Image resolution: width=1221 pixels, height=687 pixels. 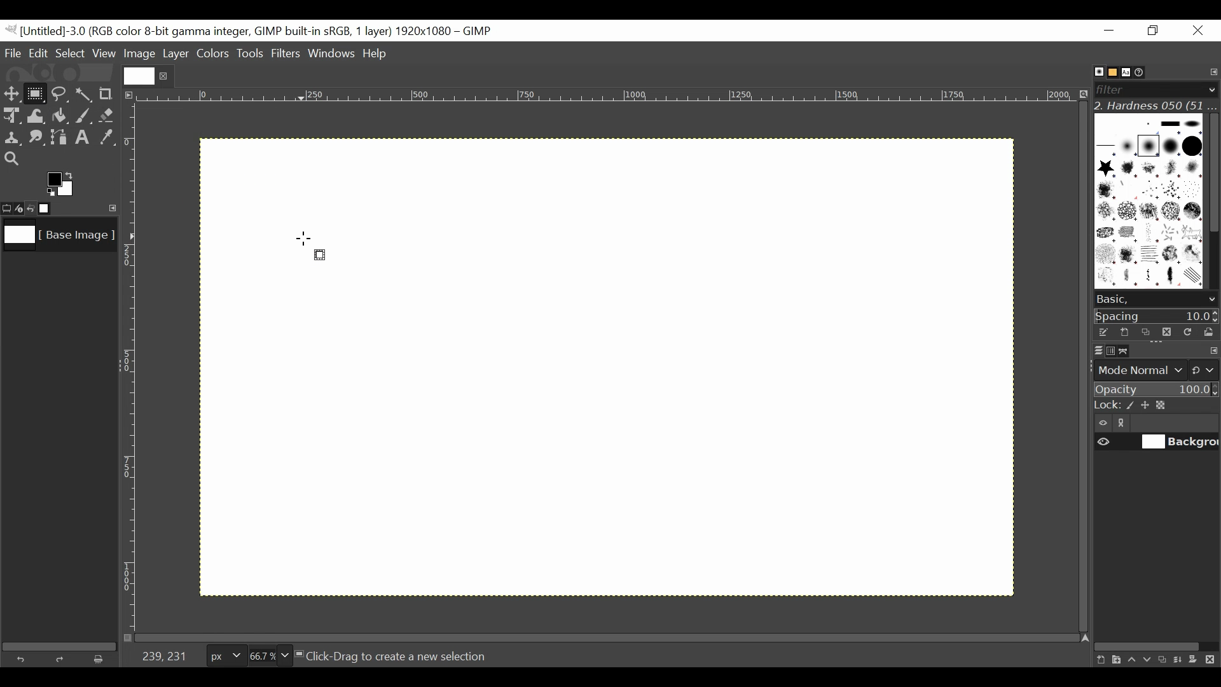 I want to click on Duplicate brush, so click(x=1145, y=332).